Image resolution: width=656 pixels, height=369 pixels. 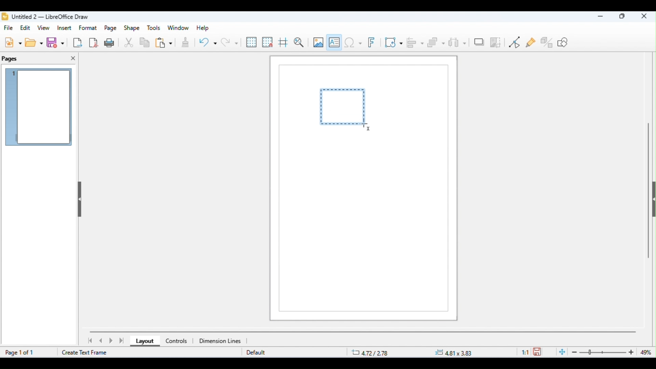 I want to click on controls, so click(x=176, y=341).